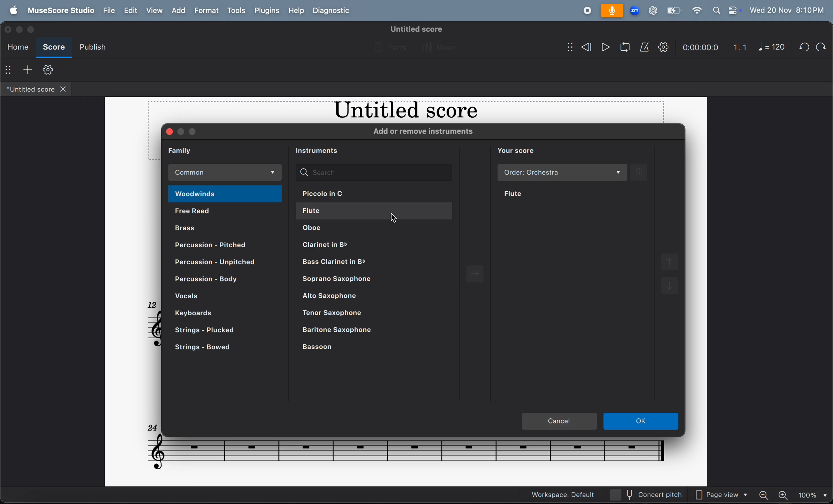 This screenshot has height=504, width=833. What do you see at coordinates (169, 133) in the screenshot?
I see `close` at bounding box center [169, 133].